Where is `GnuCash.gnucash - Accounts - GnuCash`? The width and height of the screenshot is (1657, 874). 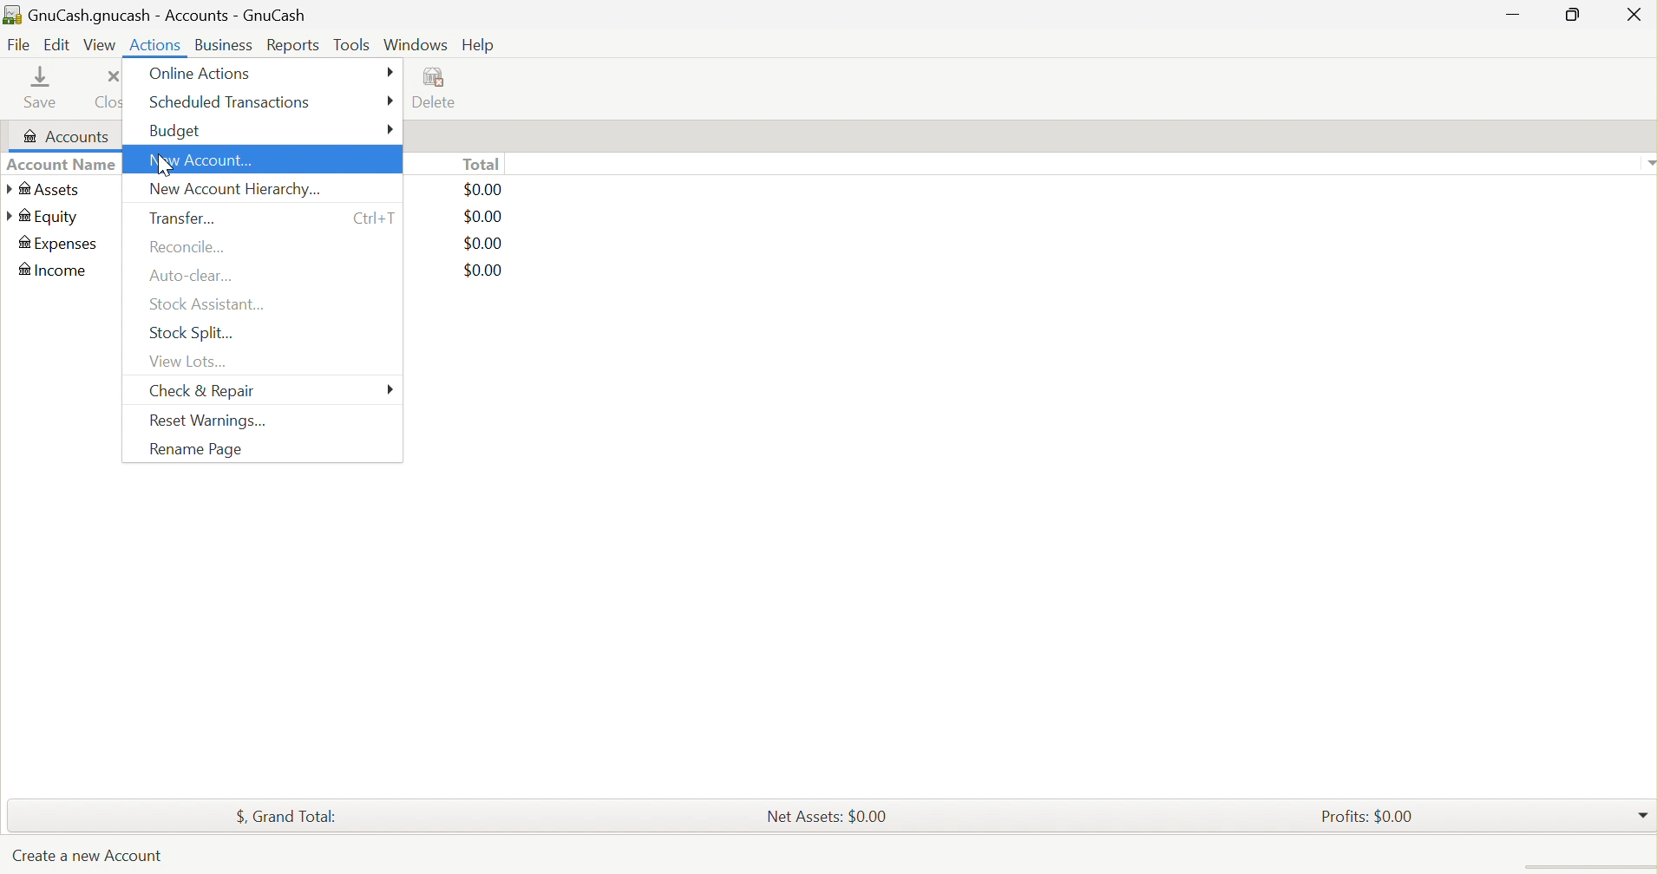 GnuCash.gnucash - Accounts - GnuCash is located at coordinates (167, 16).